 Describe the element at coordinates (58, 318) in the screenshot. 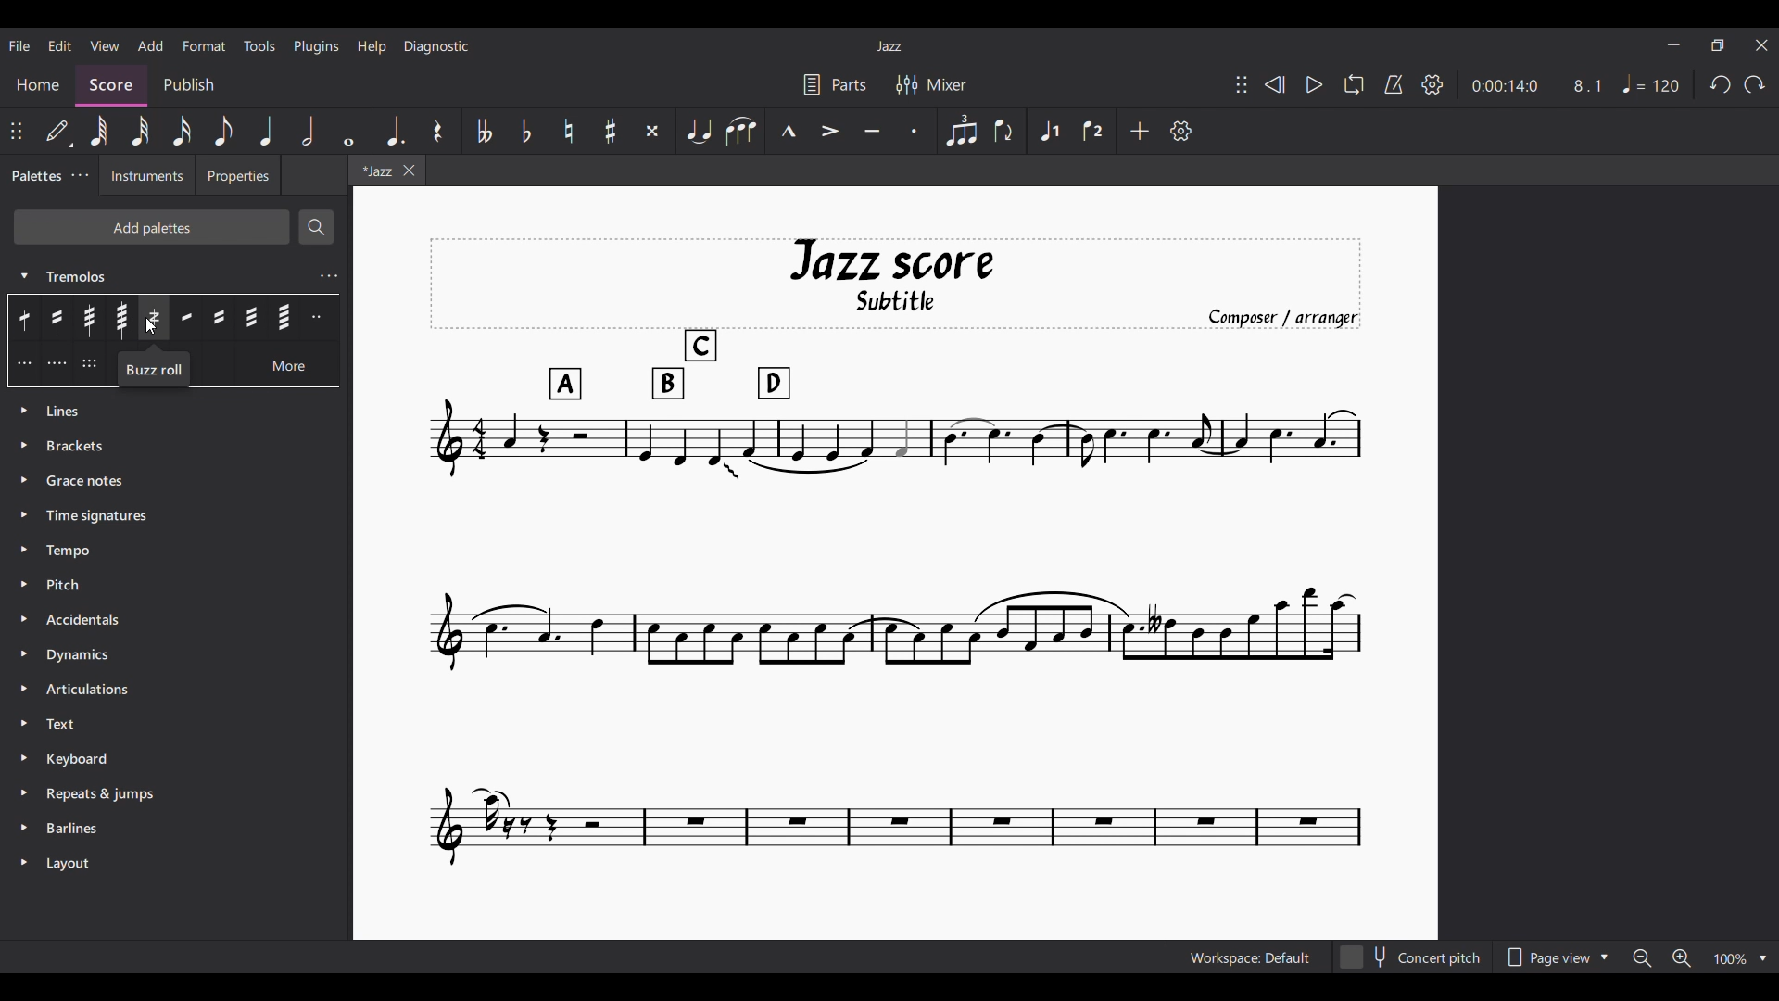

I see `16th through stem` at that location.